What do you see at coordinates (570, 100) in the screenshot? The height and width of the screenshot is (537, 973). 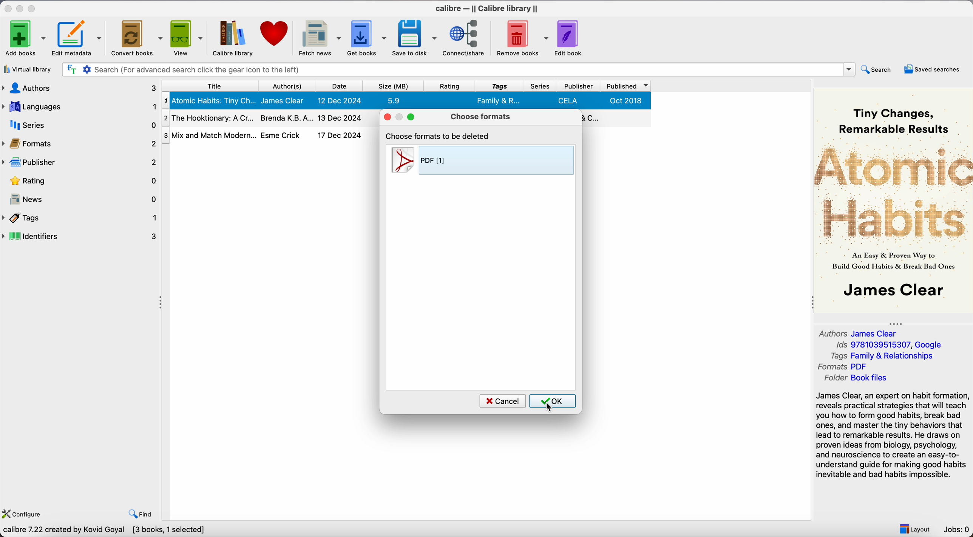 I see `CELA` at bounding box center [570, 100].